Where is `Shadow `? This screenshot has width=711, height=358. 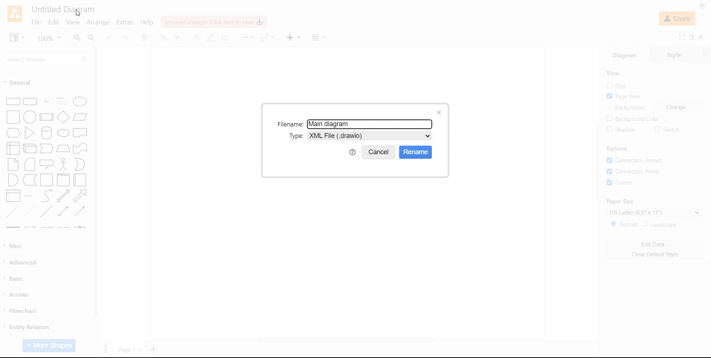 Shadow  is located at coordinates (621, 130).